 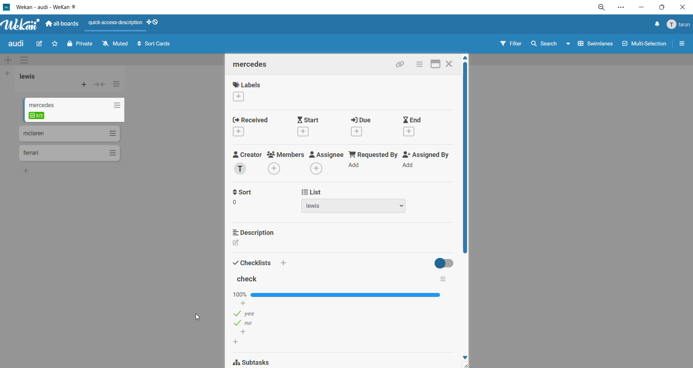 I want to click on app title, so click(x=40, y=7).